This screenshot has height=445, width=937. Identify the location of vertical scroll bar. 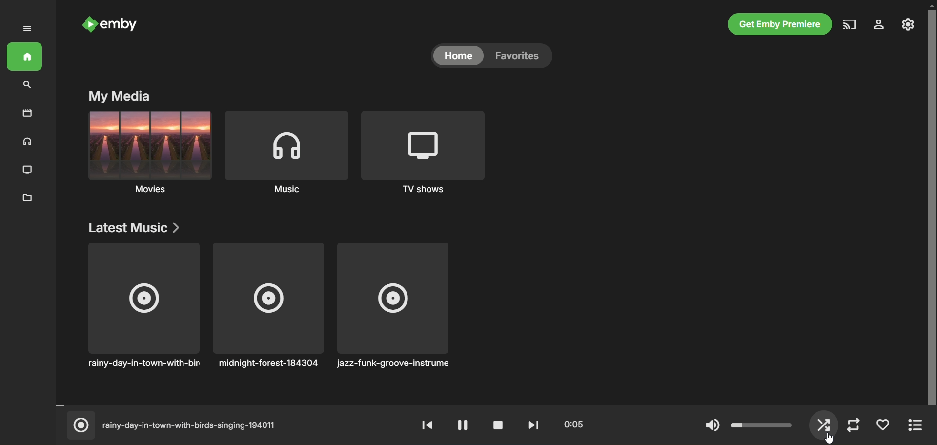
(931, 222).